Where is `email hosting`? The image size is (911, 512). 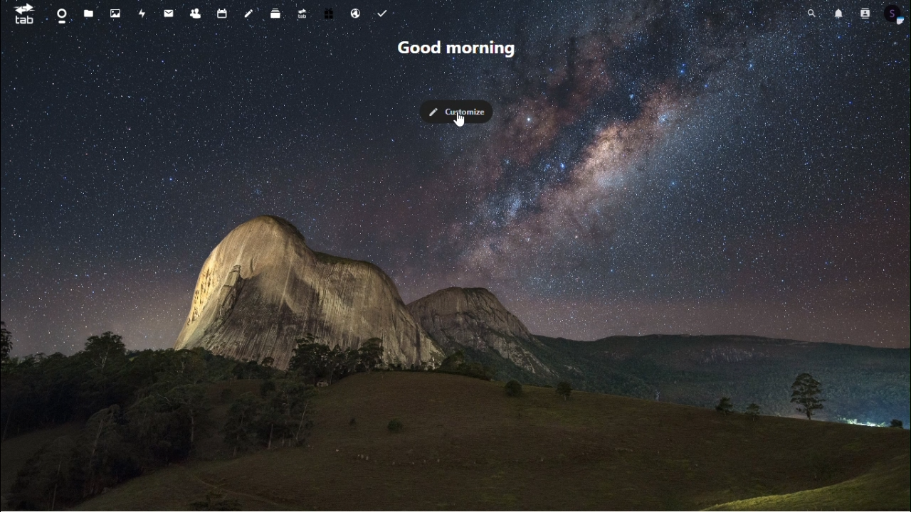 email hosting is located at coordinates (356, 16).